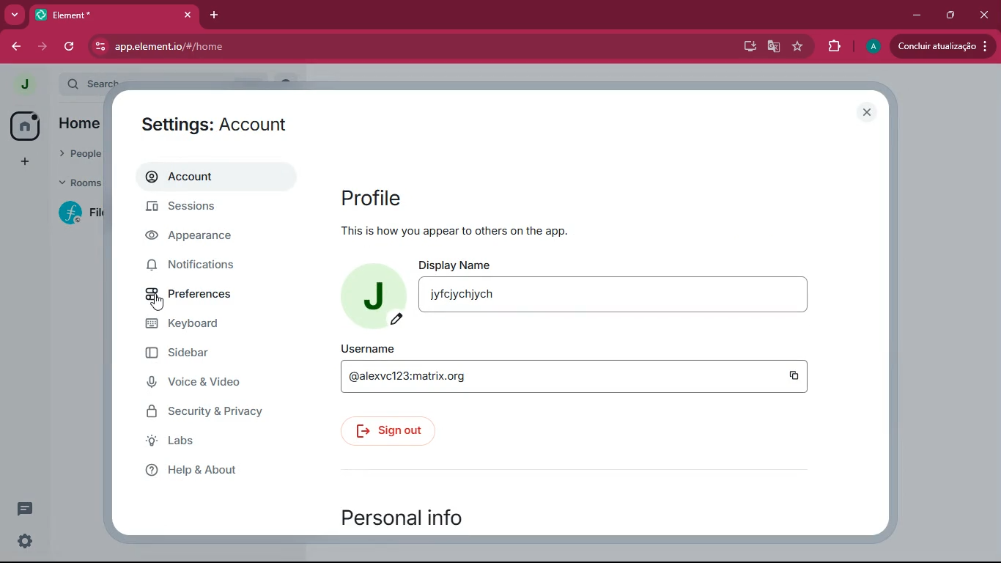 The width and height of the screenshot is (1001, 563). I want to click on favourite, so click(799, 49).